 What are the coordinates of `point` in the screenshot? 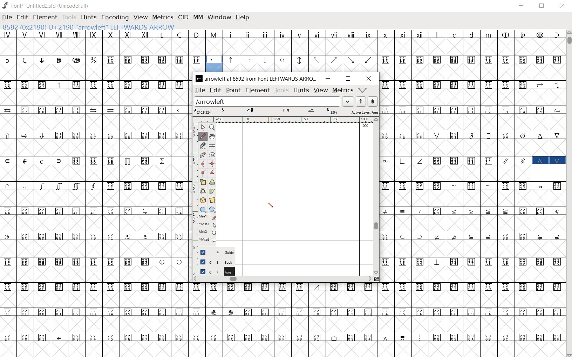 It's located at (232, 90).